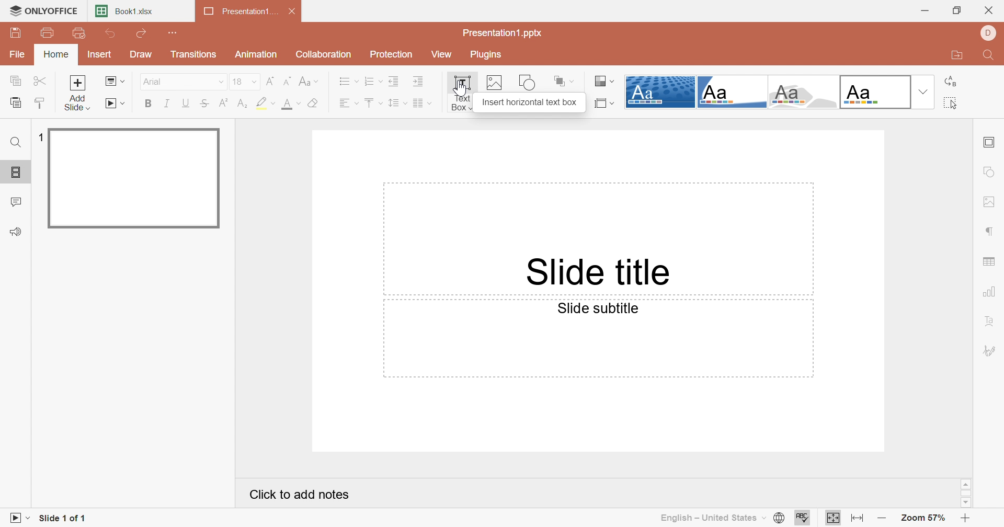 The image size is (1004, 527). Describe the element at coordinates (174, 33) in the screenshot. I see `Customize Quick Access Toolbar` at that location.